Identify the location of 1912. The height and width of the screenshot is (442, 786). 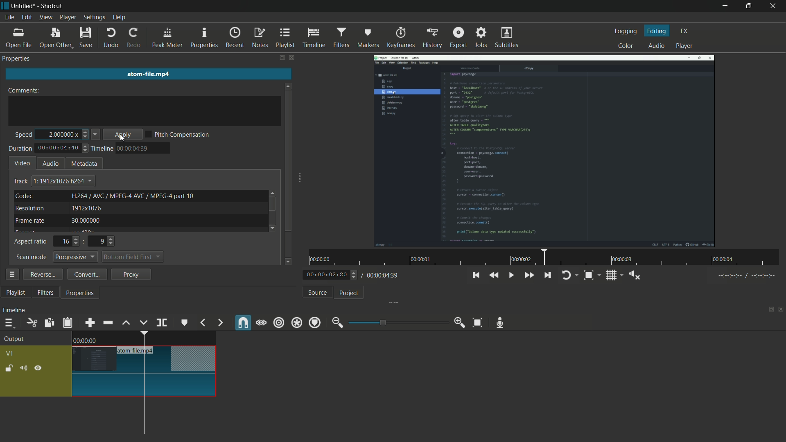
(87, 208).